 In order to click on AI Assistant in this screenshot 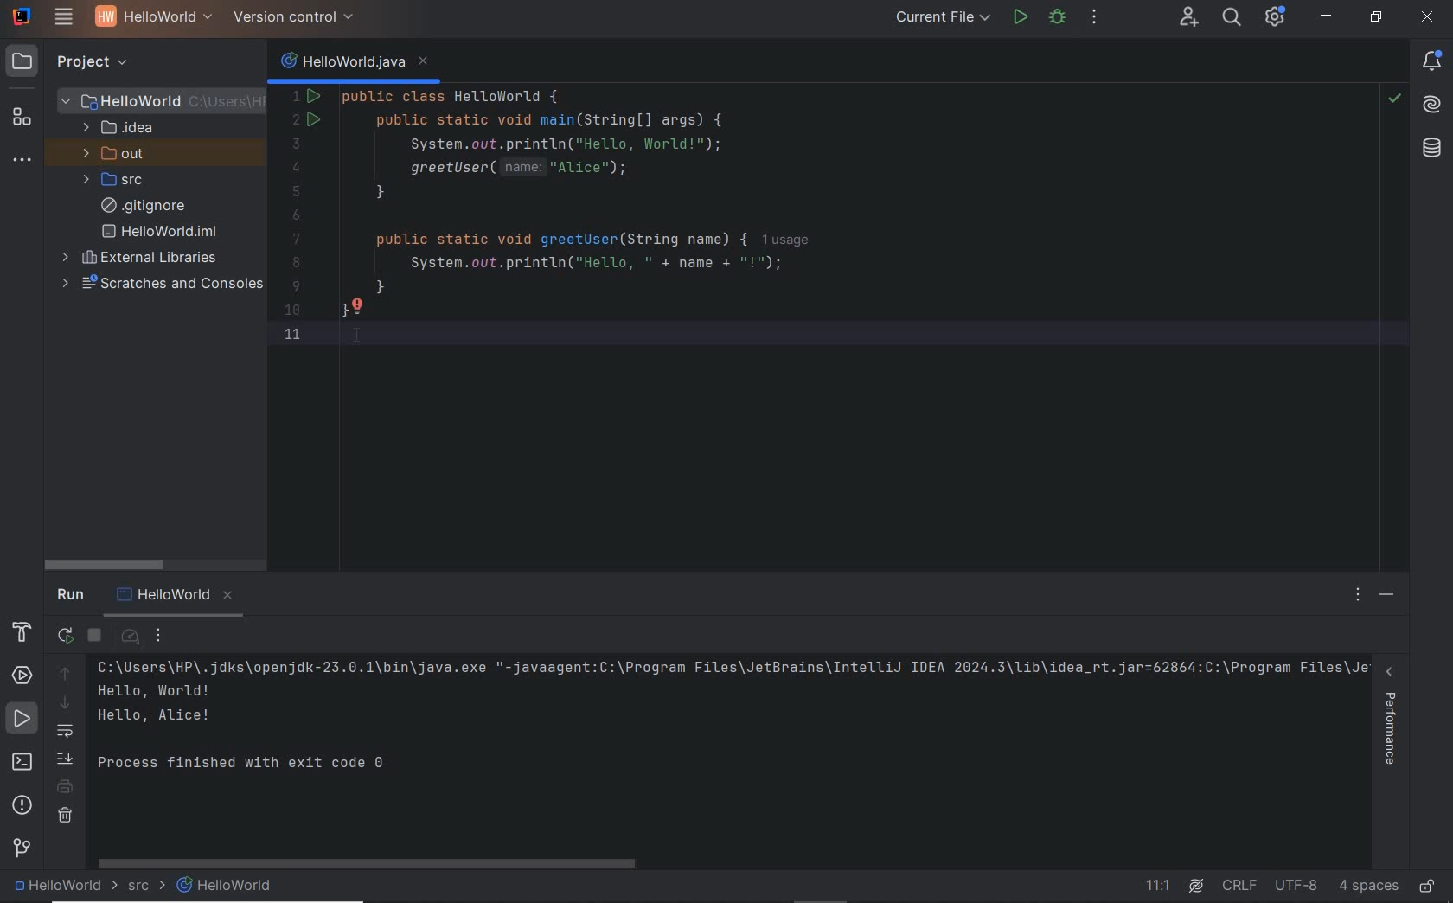, I will do `click(1434, 100)`.